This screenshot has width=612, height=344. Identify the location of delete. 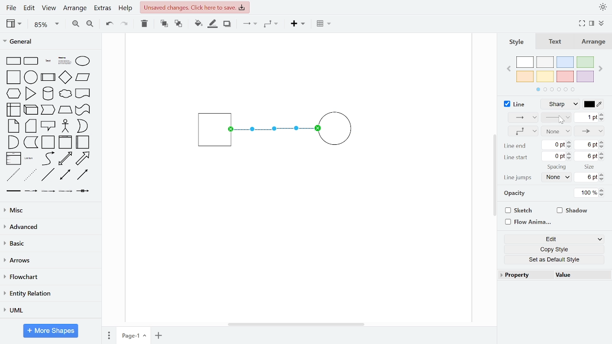
(144, 23).